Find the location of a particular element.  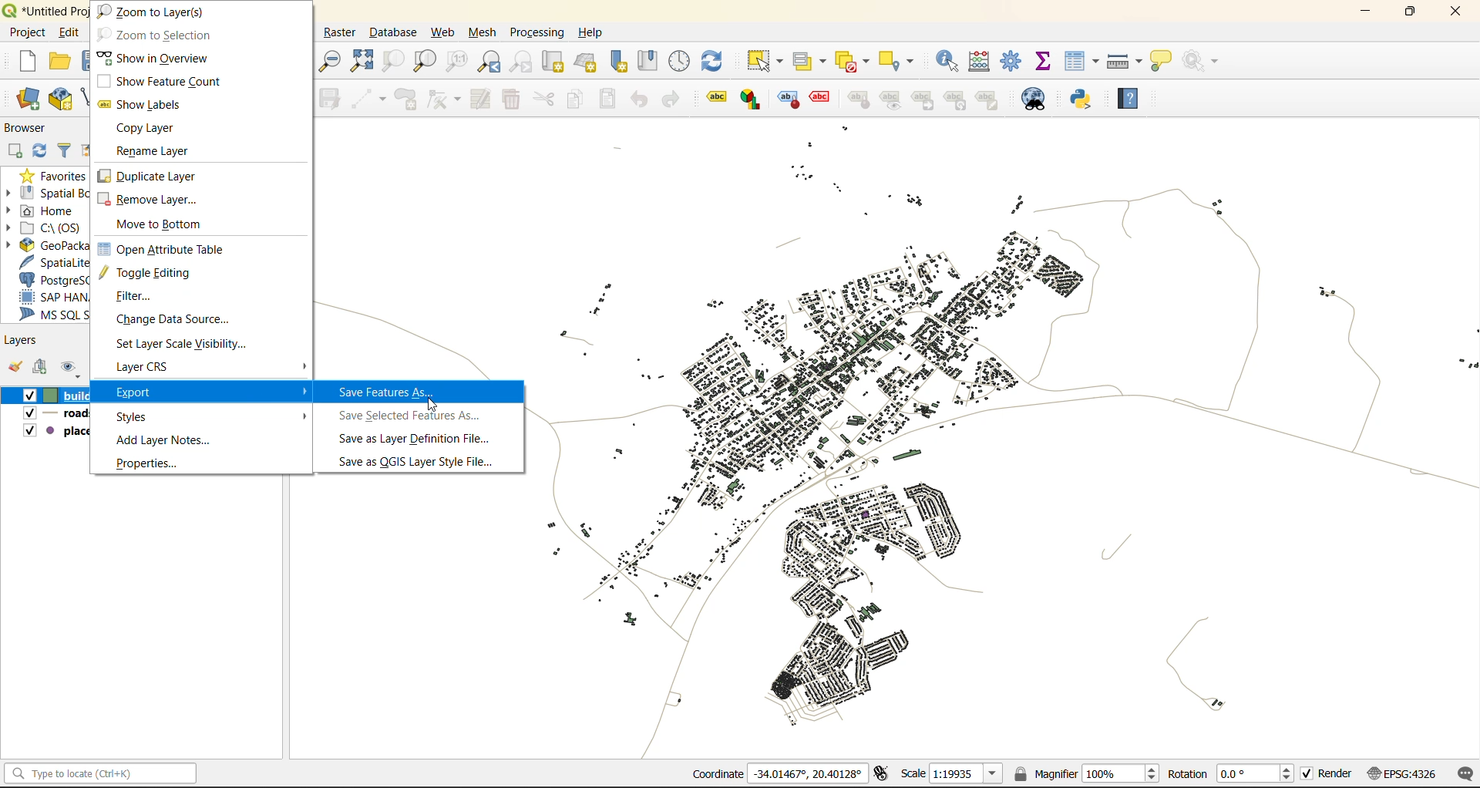

modify is located at coordinates (478, 98).